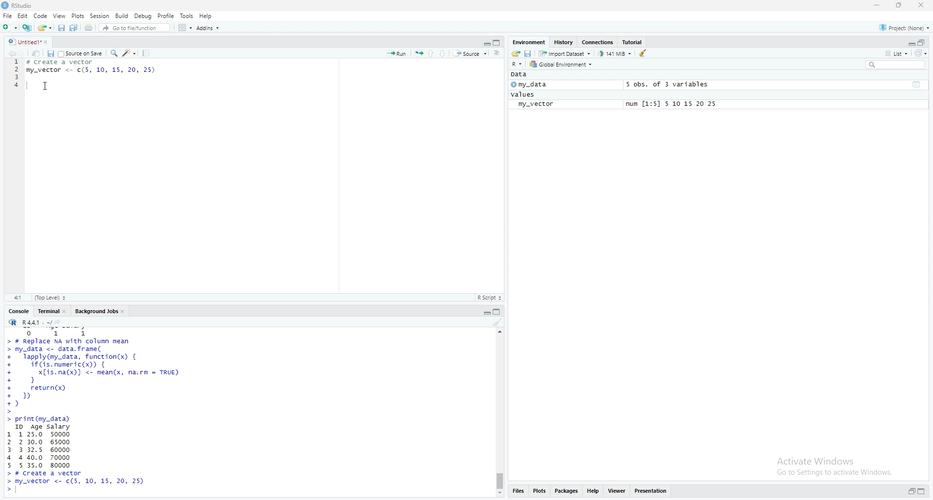 The image size is (933, 500). What do you see at coordinates (500, 312) in the screenshot?
I see `collapse` at bounding box center [500, 312].